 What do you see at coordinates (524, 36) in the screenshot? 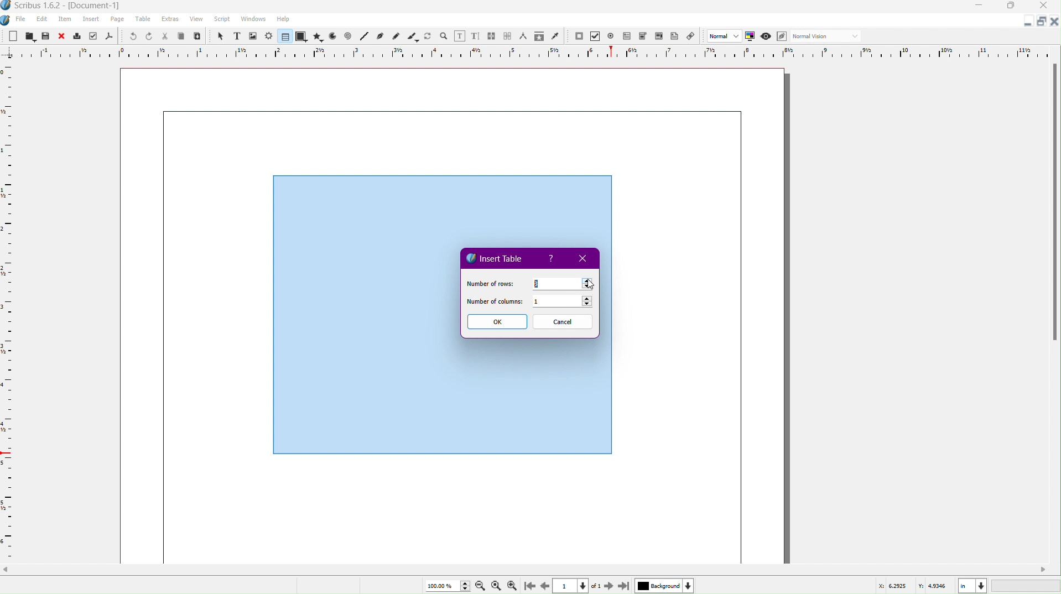
I see `Measurements` at bounding box center [524, 36].